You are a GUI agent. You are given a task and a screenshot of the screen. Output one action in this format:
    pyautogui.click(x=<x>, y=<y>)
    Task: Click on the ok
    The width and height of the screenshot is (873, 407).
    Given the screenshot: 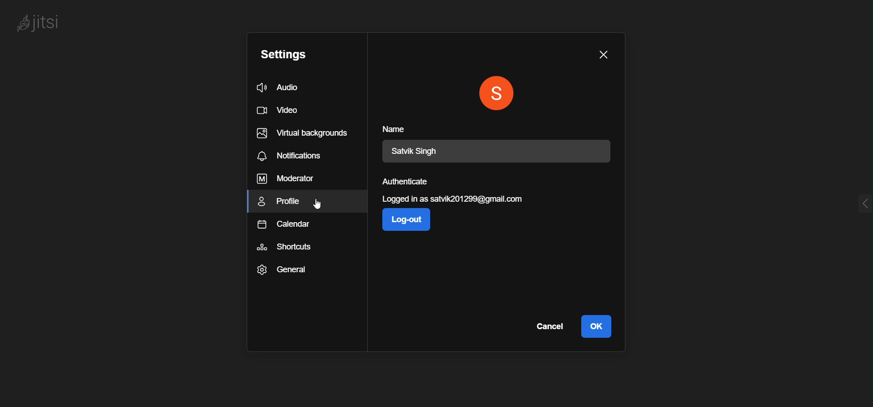 What is the action you would take?
    pyautogui.click(x=595, y=327)
    